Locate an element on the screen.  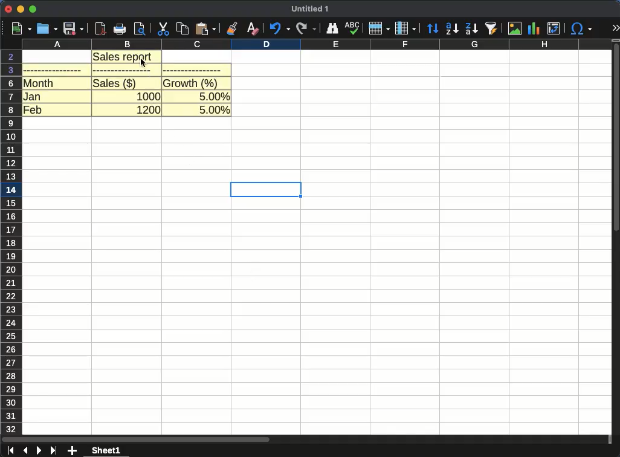
save is located at coordinates (74, 28).